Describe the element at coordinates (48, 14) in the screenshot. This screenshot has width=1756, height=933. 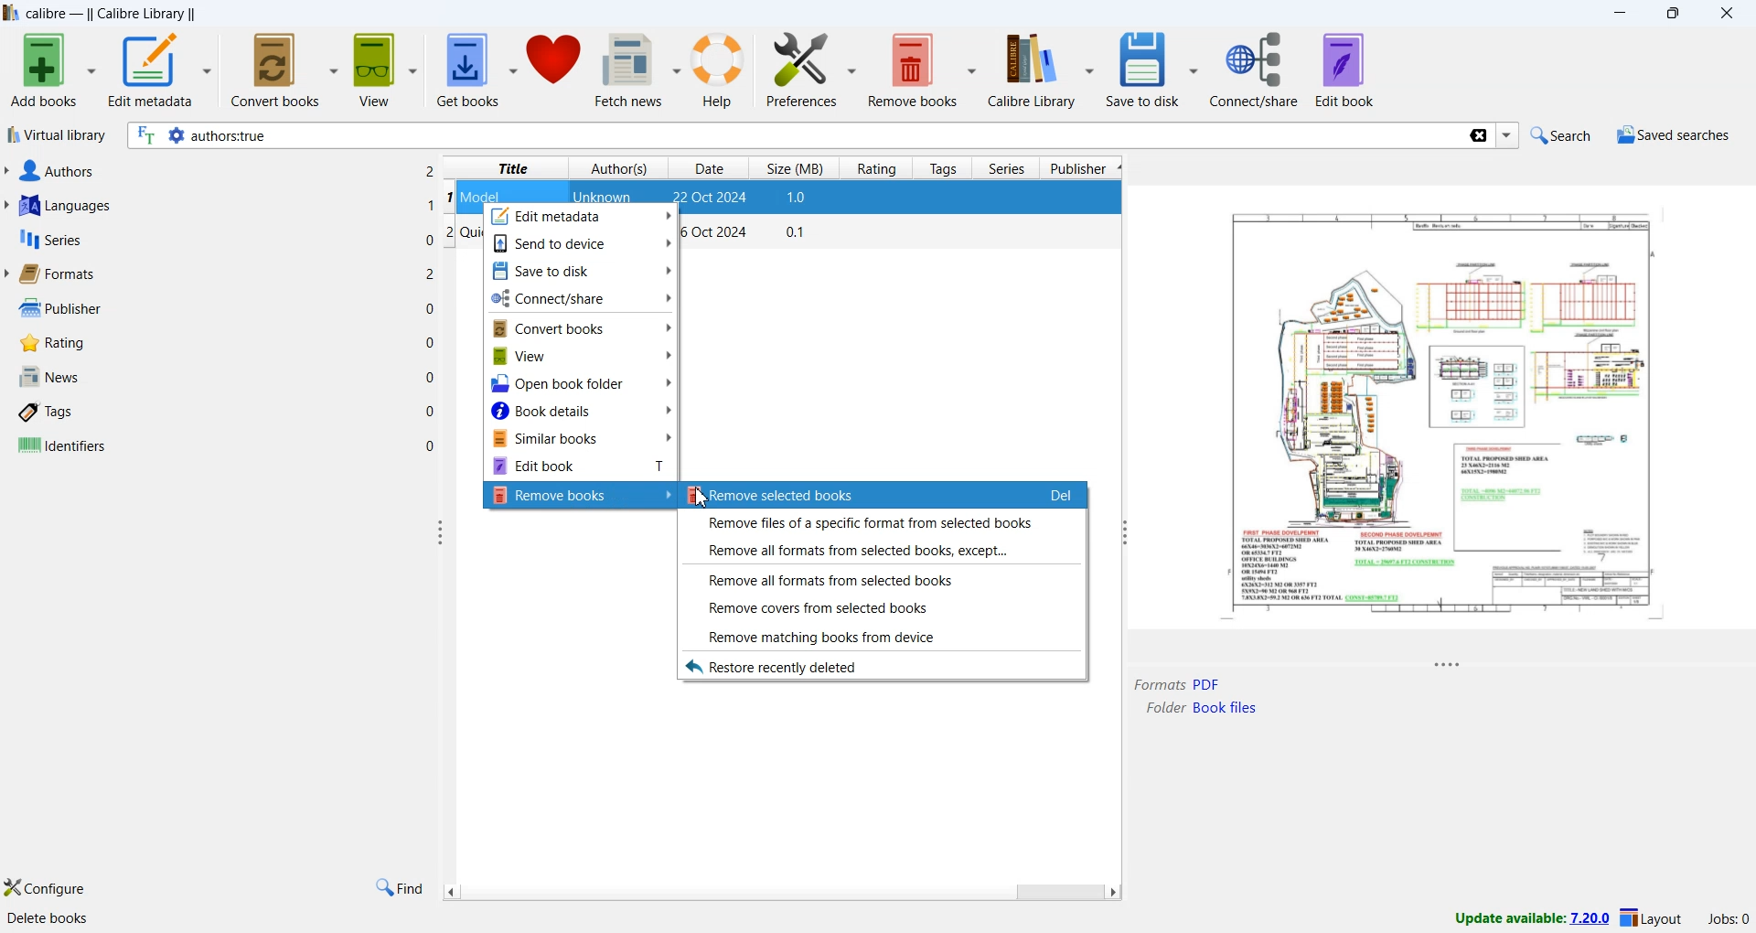
I see `app name` at that location.